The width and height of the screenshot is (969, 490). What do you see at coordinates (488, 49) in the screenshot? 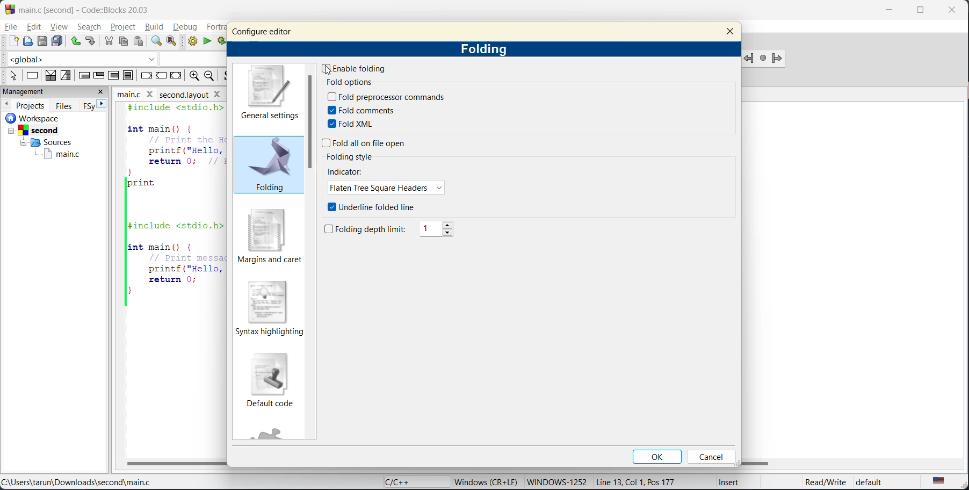
I see `folding` at bounding box center [488, 49].